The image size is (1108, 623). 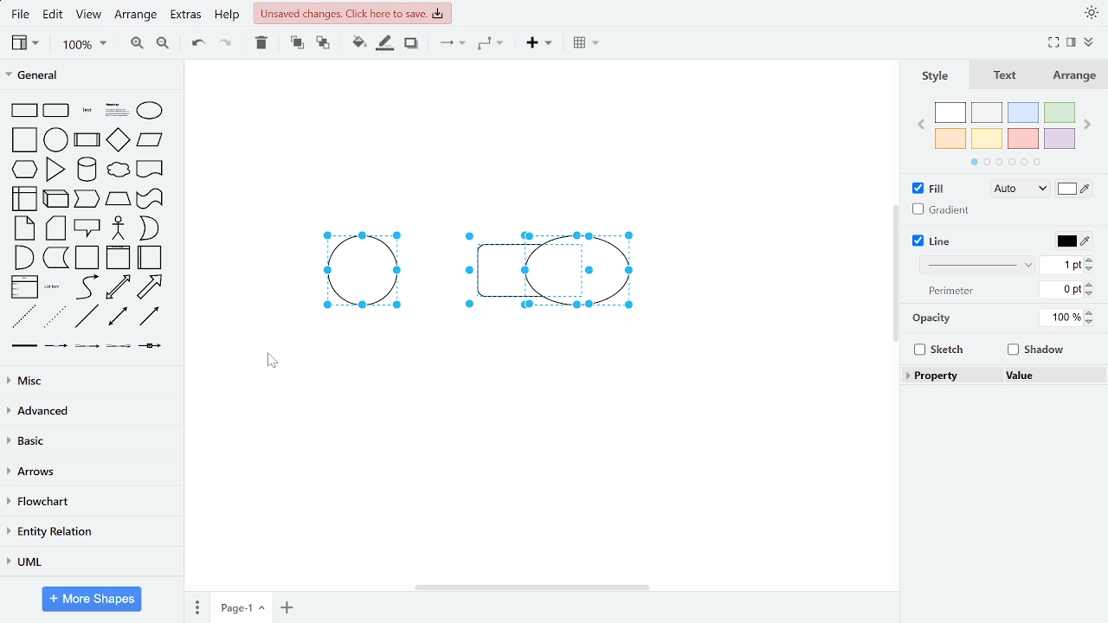 What do you see at coordinates (975, 266) in the screenshot?
I see `line style` at bounding box center [975, 266].